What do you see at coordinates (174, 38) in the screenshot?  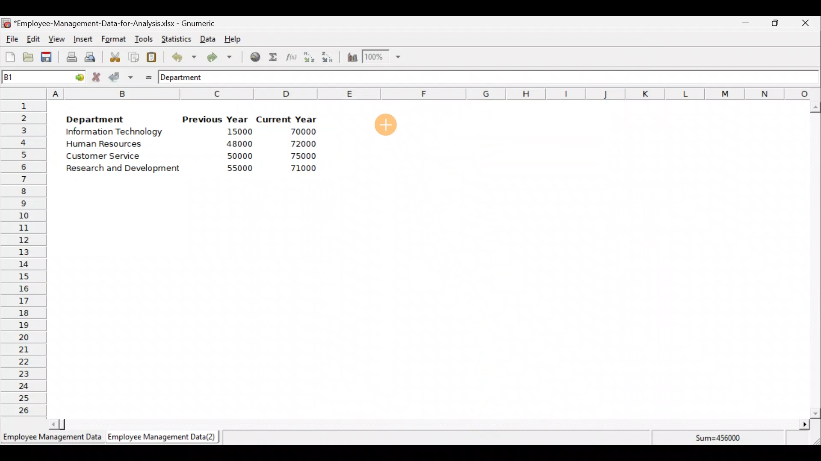 I see `Statistics` at bounding box center [174, 38].